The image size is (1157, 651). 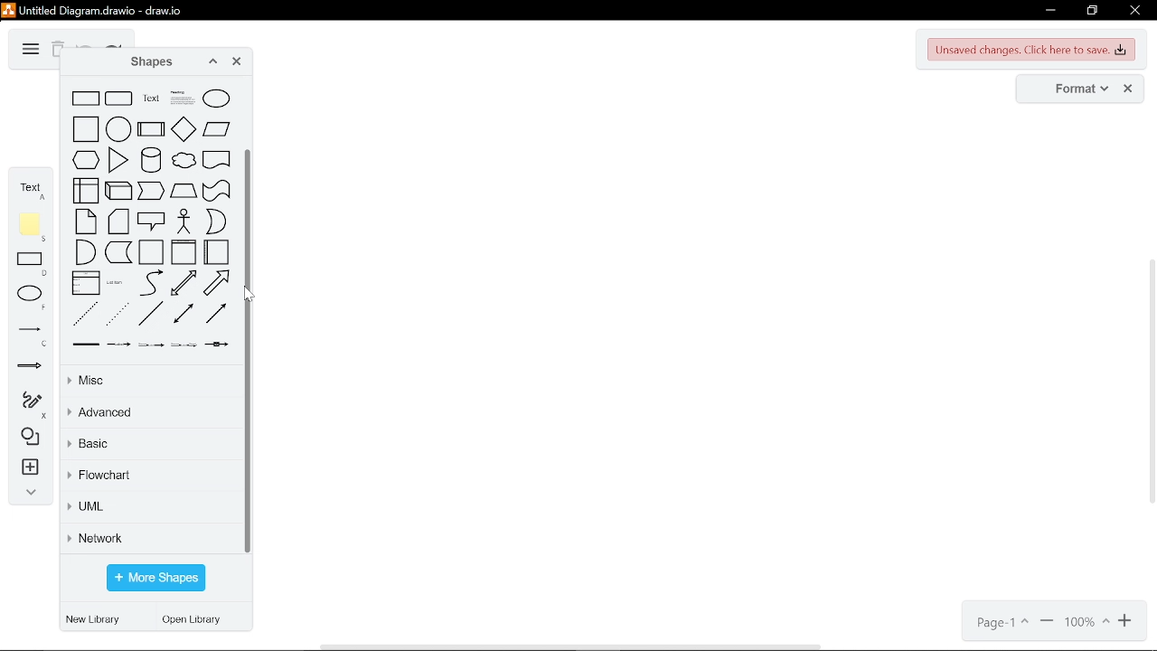 What do you see at coordinates (118, 191) in the screenshot?
I see `cube` at bounding box center [118, 191].